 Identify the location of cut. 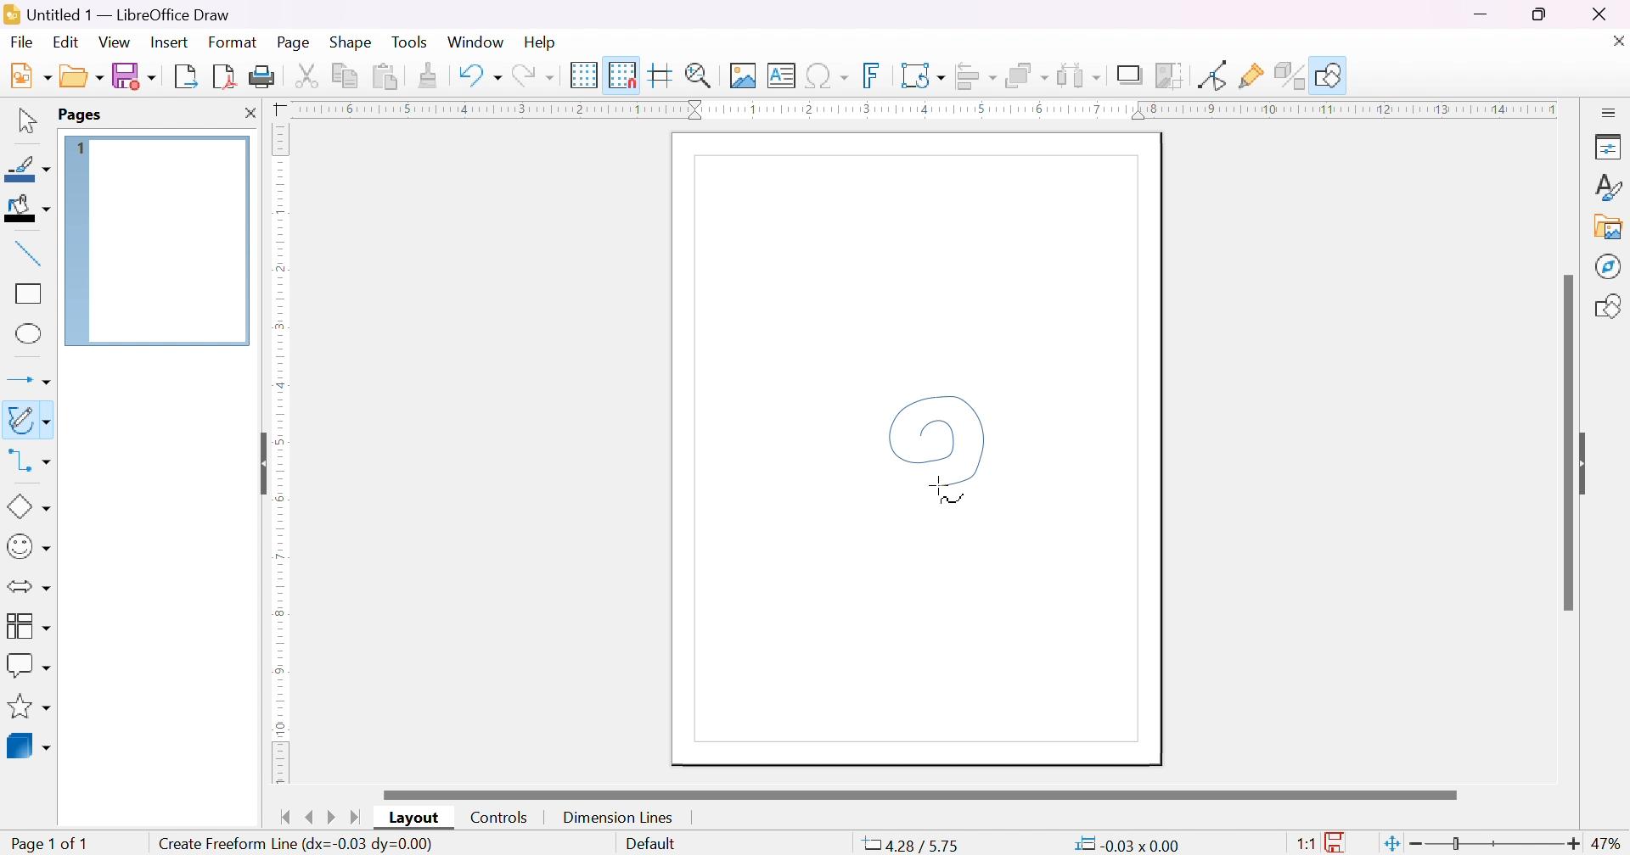
(309, 75).